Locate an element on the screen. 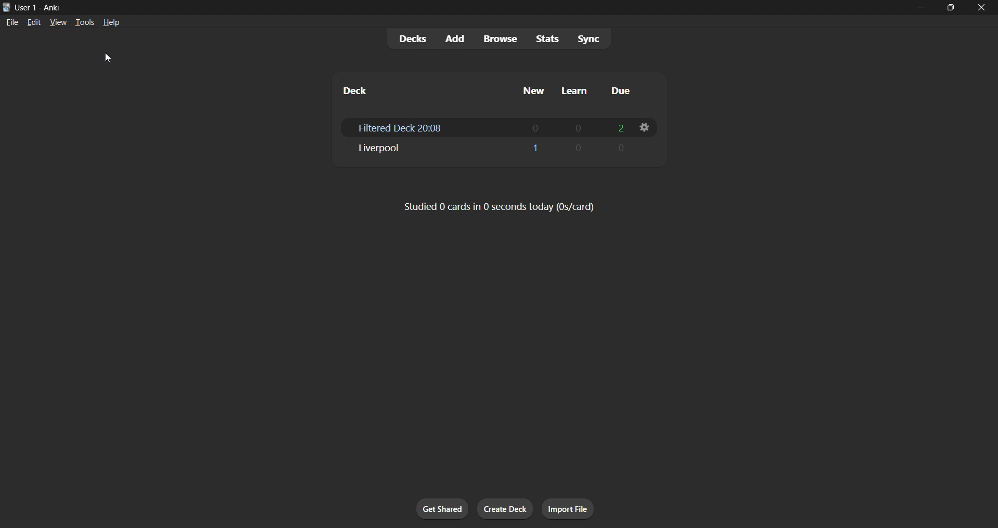 The image size is (998, 528). deck column is located at coordinates (416, 90).